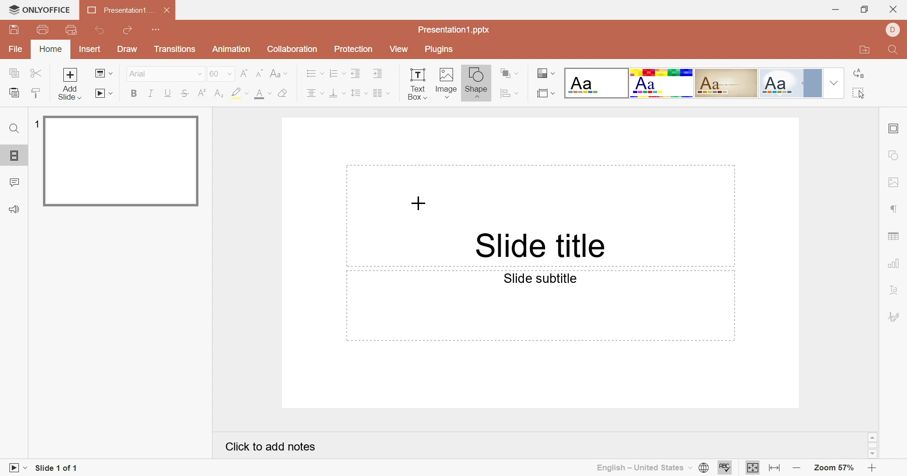 This screenshot has height=476, width=907. Describe the element at coordinates (156, 28) in the screenshot. I see `Customize Quick Access Toolbar` at that location.